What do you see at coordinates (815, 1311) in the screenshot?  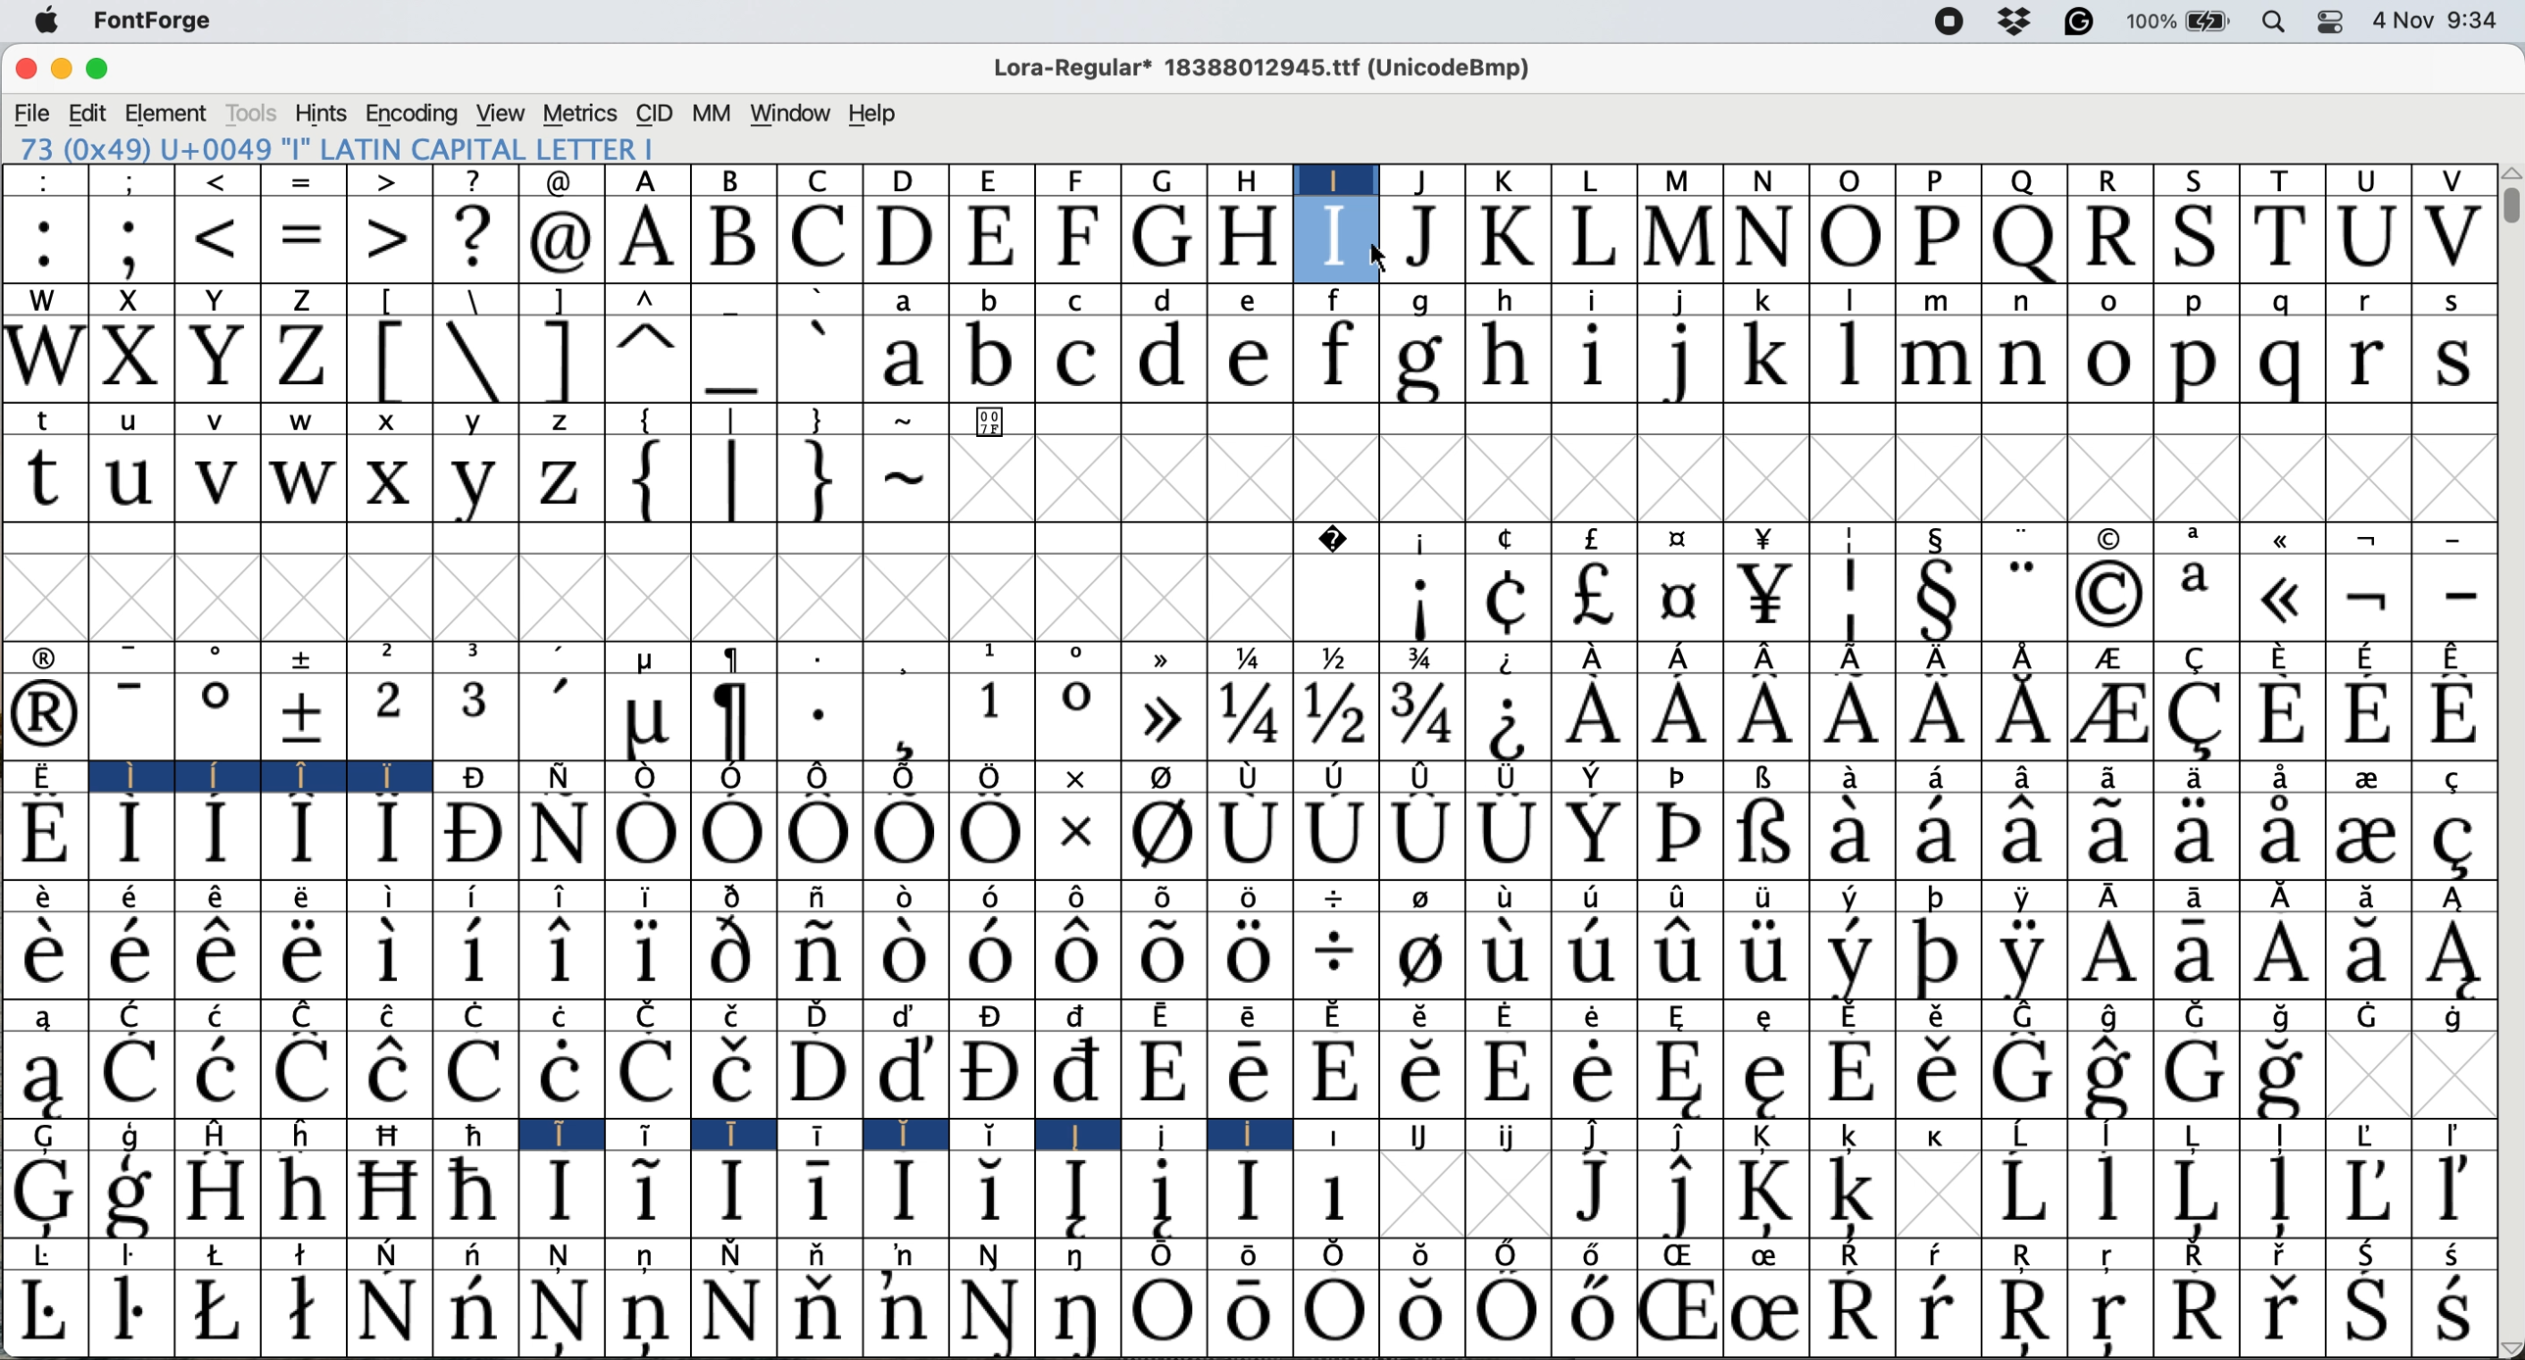 I see `Symbol` at bounding box center [815, 1311].